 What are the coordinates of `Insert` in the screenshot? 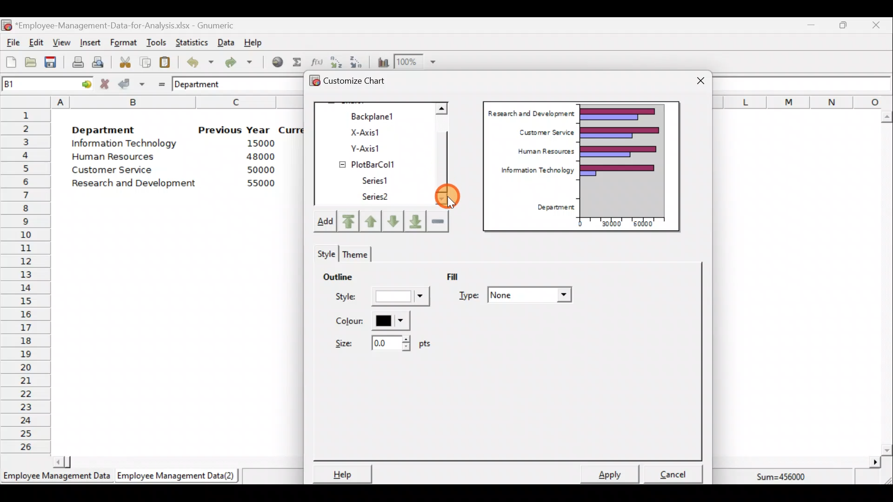 It's located at (89, 43).